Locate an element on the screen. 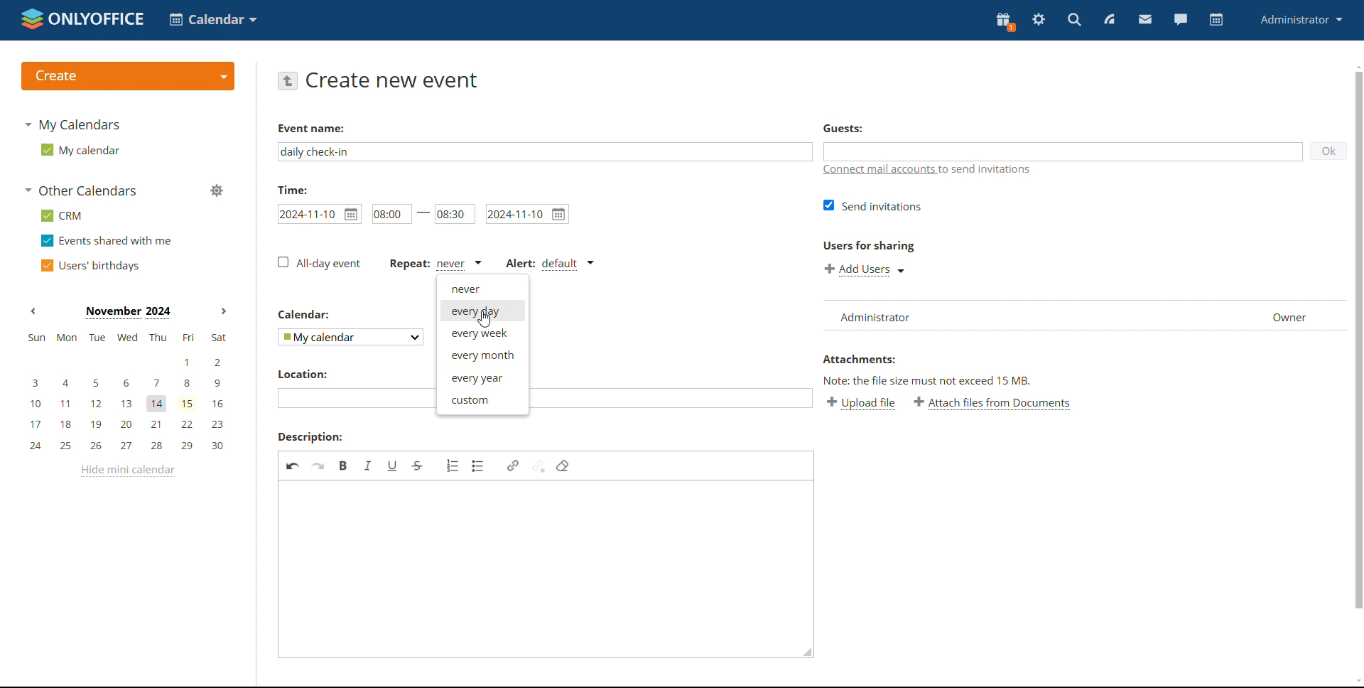 This screenshot has width=1364, height=688. current month is located at coordinates (126, 311).